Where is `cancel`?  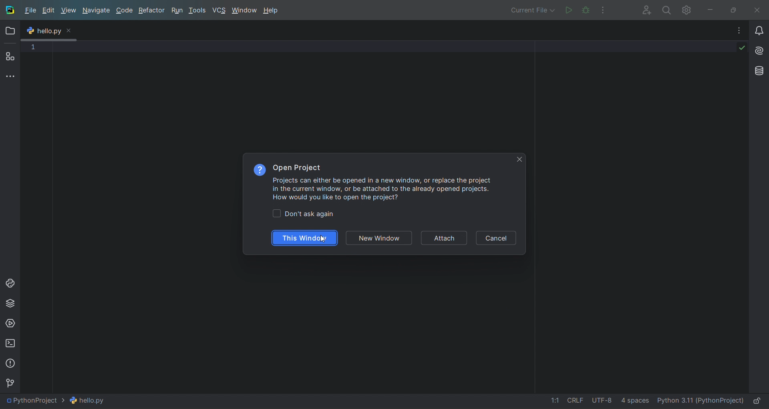 cancel is located at coordinates (495, 239).